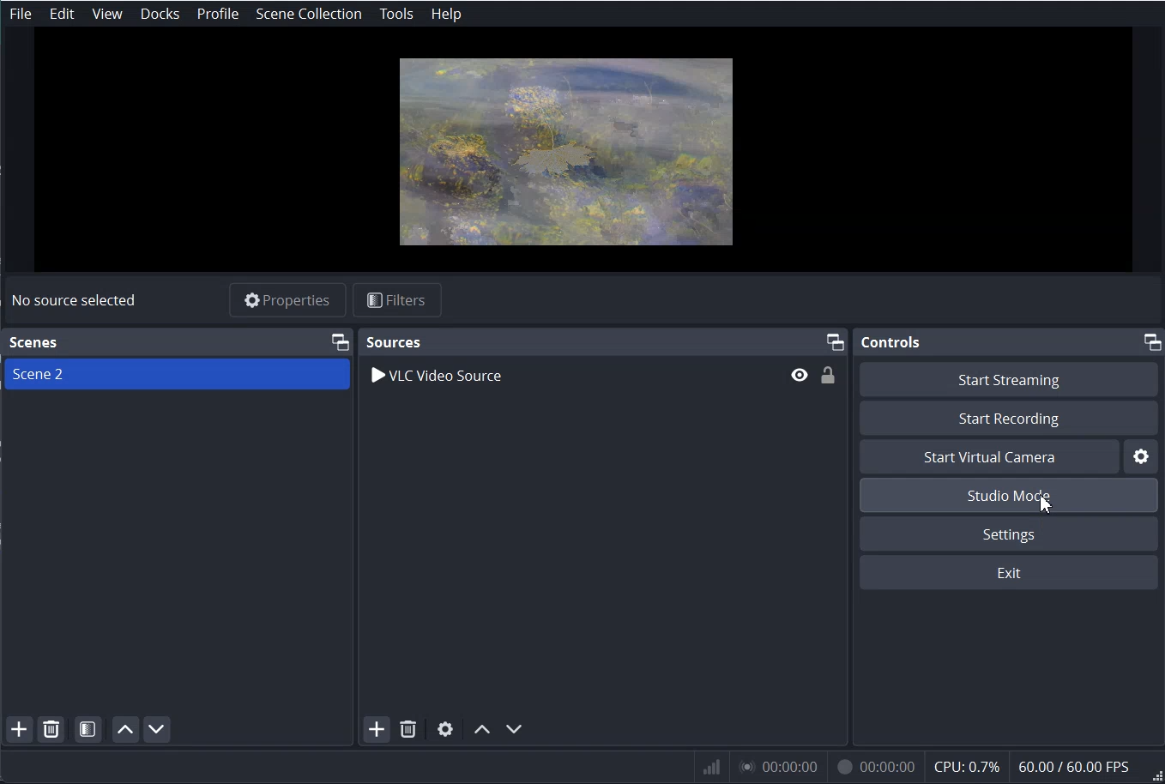  I want to click on Scene Collection, so click(308, 14).